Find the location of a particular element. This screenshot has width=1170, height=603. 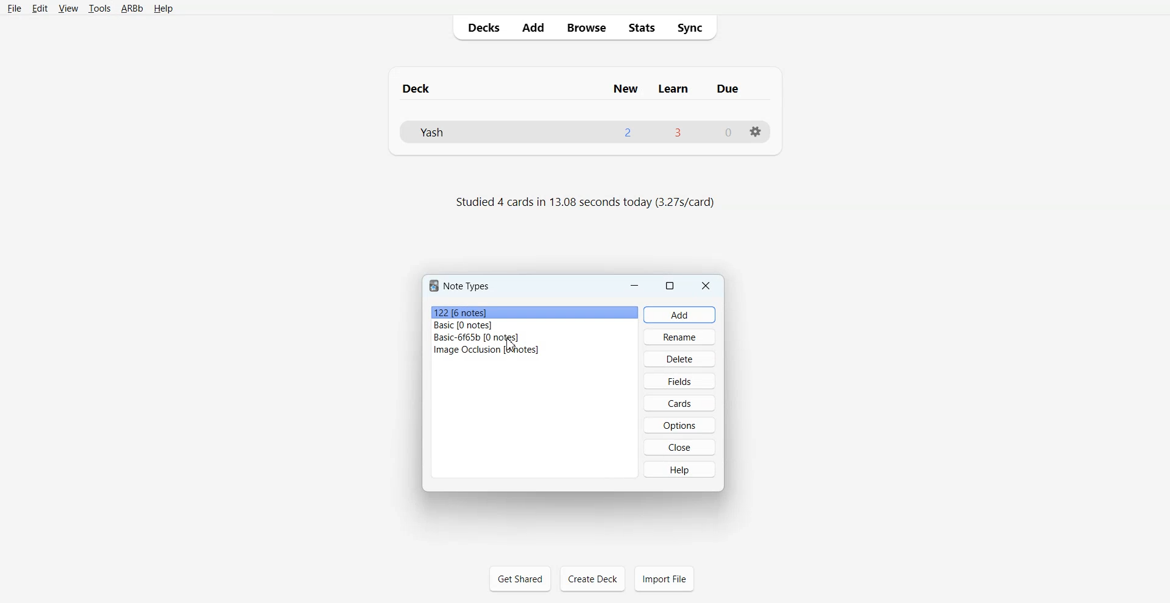

Add is located at coordinates (533, 27).